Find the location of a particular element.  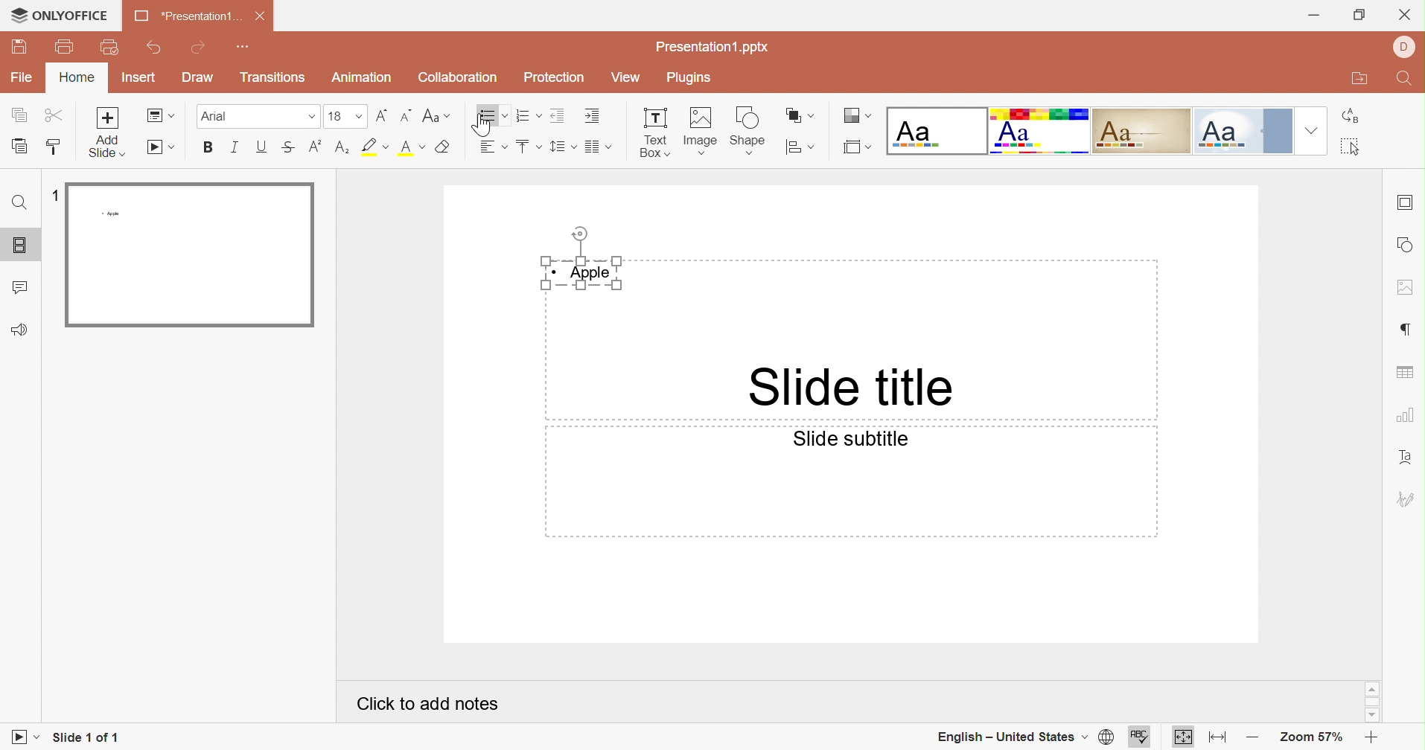

Minimize is located at coordinates (1319, 12).